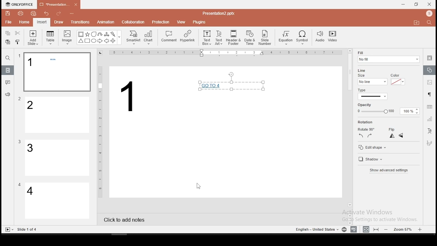 This screenshot has height=246, width=437. Describe the element at coordinates (187, 36) in the screenshot. I see `hyperlink` at that location.